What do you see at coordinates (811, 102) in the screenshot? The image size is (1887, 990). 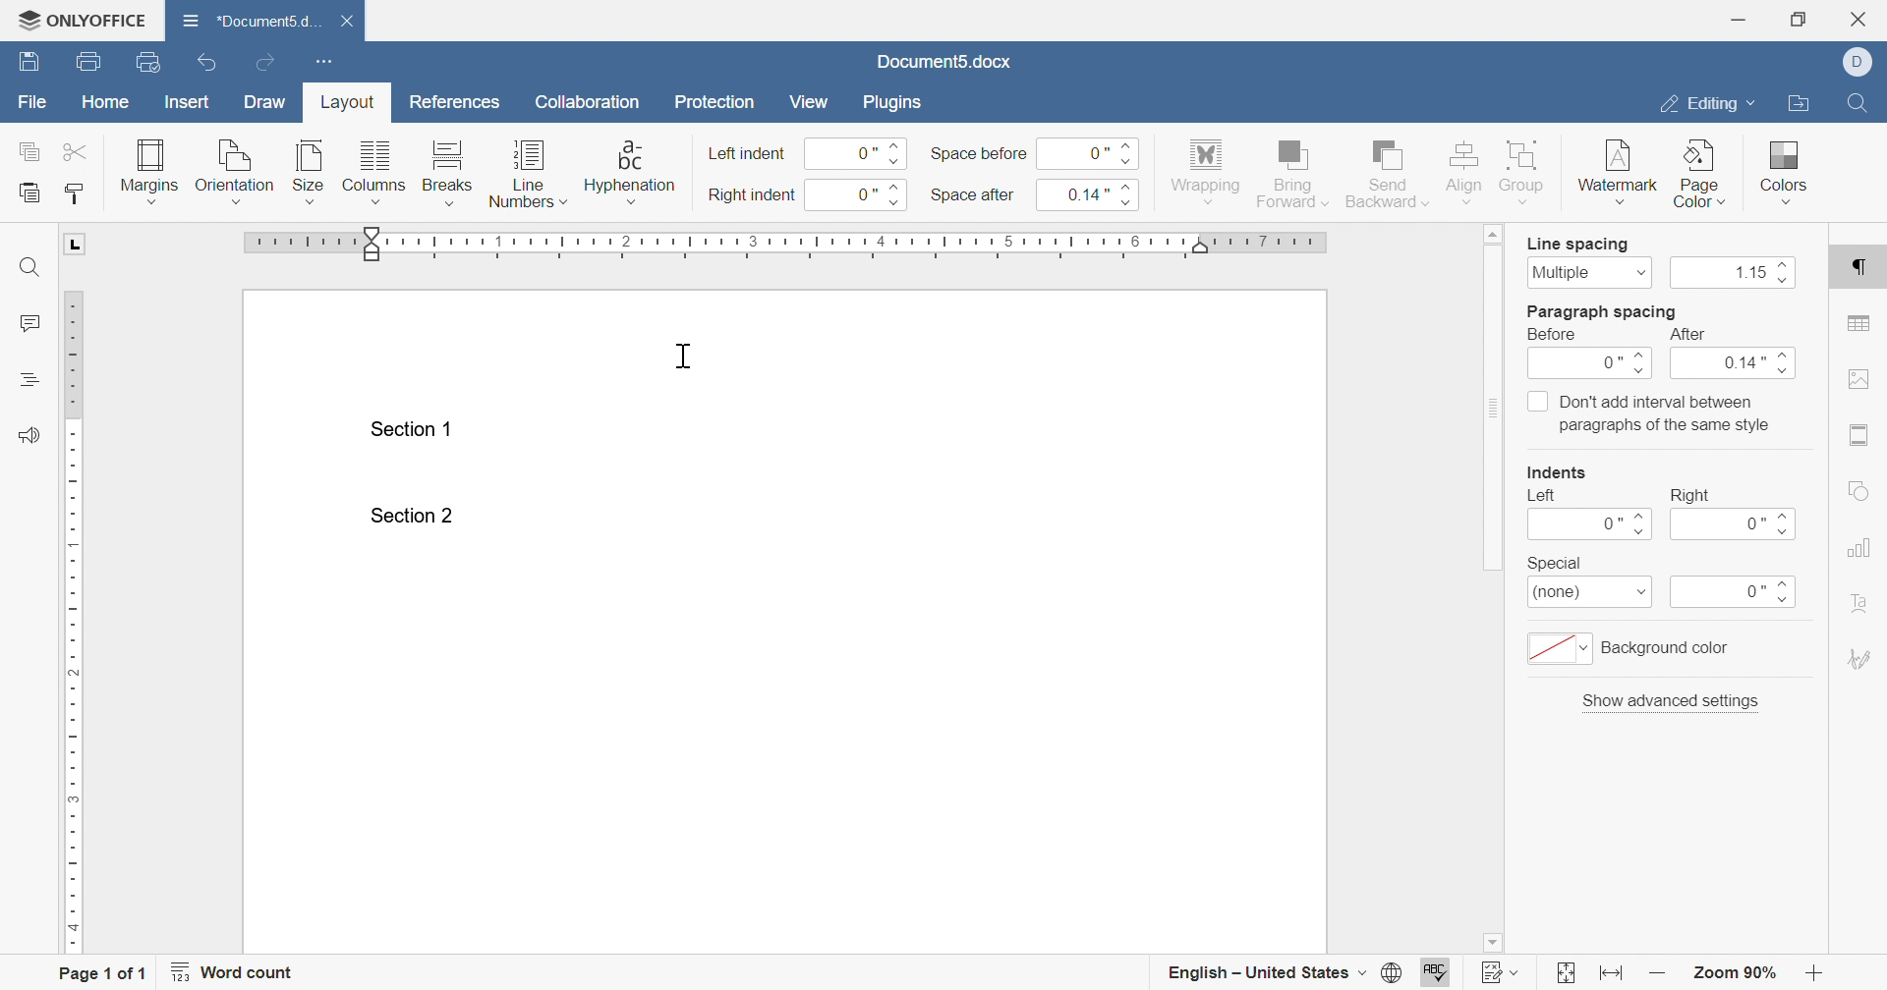 I see `view` at bounding box center [811, 102].